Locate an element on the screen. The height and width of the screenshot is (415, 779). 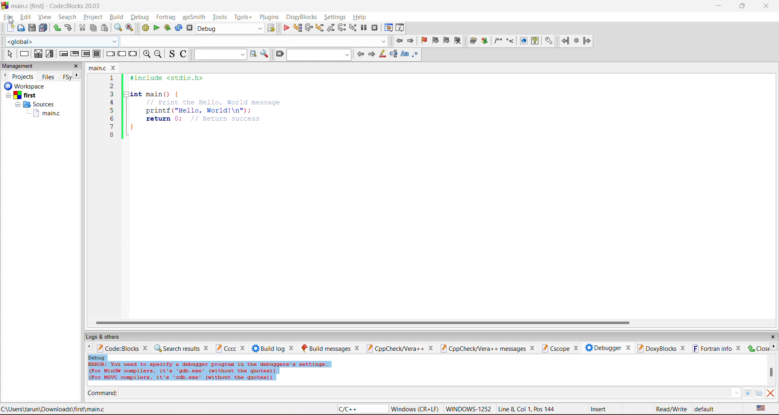
resize is located at coordinates (742, 5).